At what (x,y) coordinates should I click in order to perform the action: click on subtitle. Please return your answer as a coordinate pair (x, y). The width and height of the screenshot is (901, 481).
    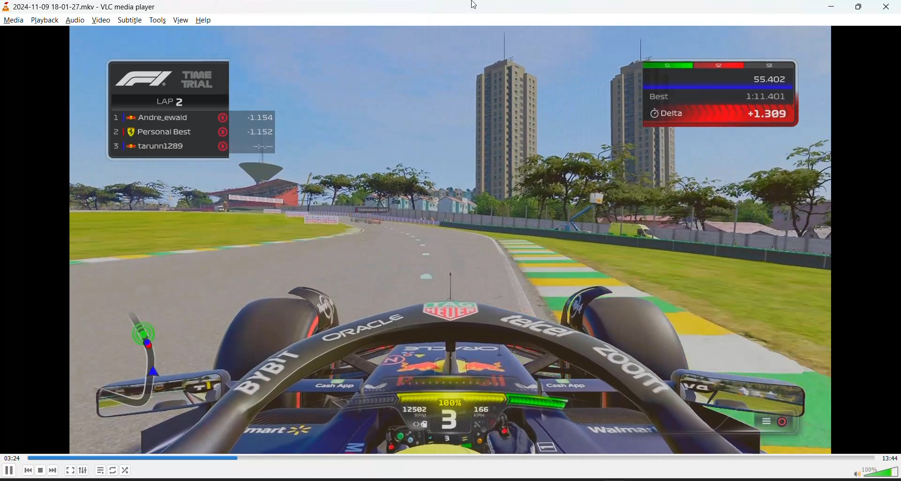
    Looking at the image, I should click on (131, 19).